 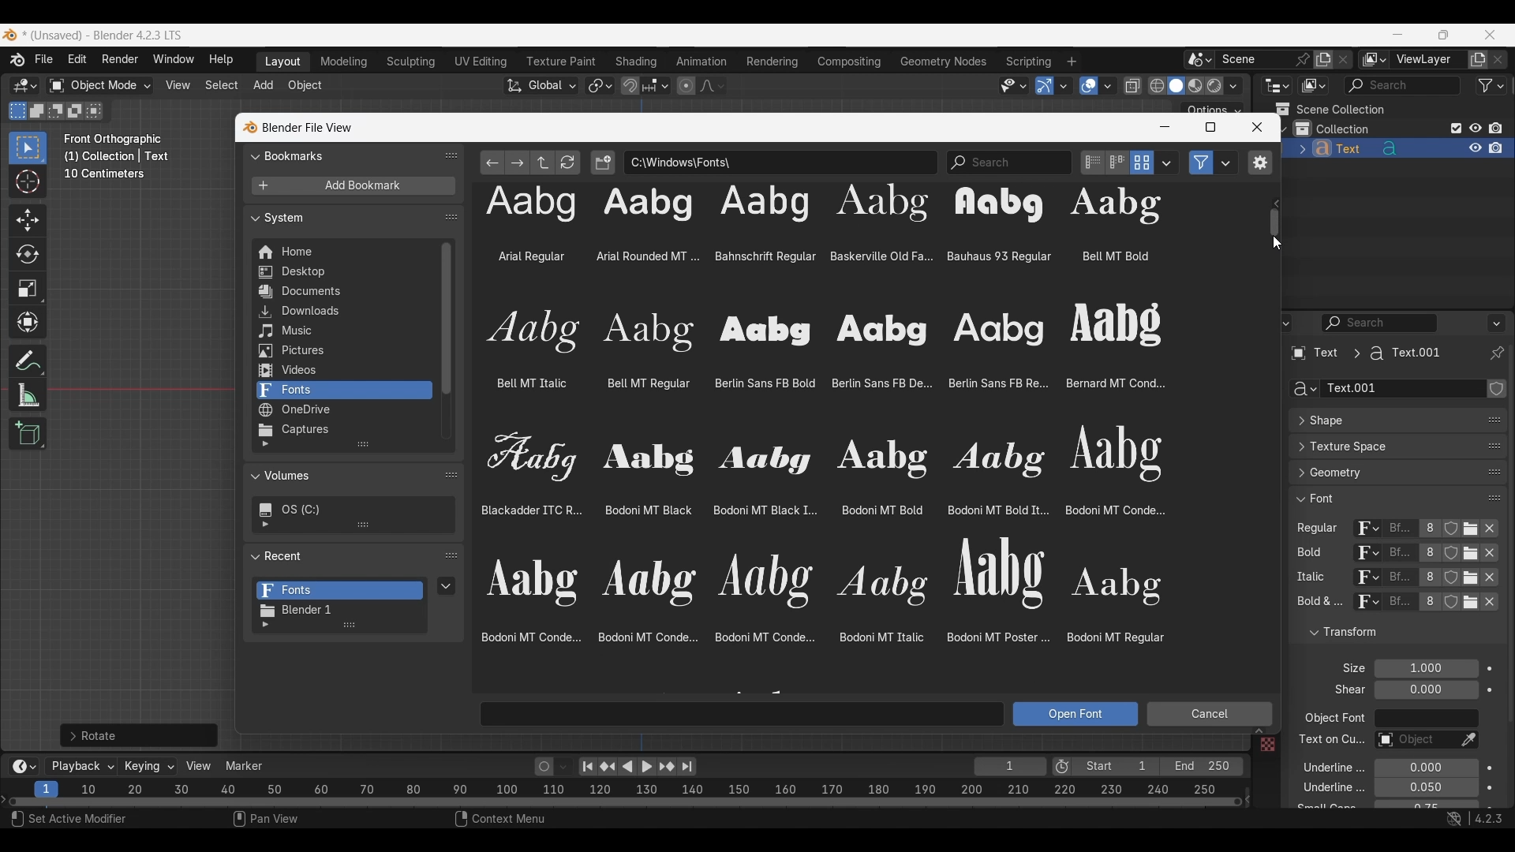 I want to click on Final frame of the playback rendering range, so click(x=1158, y=767).